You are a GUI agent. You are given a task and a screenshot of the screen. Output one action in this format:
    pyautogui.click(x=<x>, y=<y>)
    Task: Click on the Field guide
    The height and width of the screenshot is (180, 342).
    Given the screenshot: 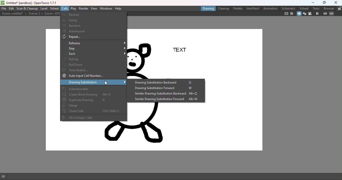 What is the action you would take?
    pyautogui.click(x=292, y=13)
    